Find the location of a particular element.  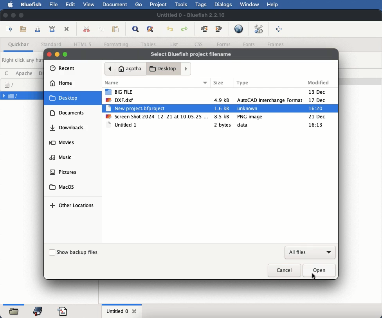

16:13 is located at coordinates (316, 126).